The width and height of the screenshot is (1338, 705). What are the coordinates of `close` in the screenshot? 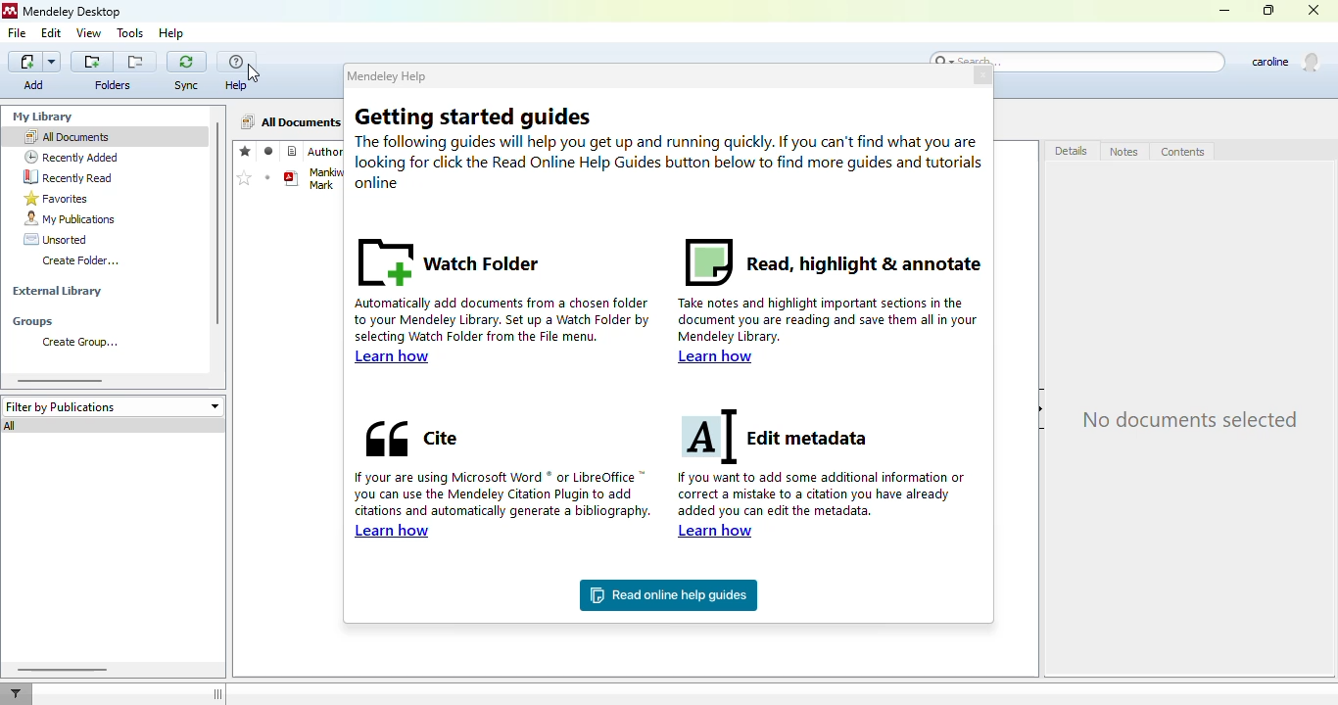 It's located at (1313, 11).